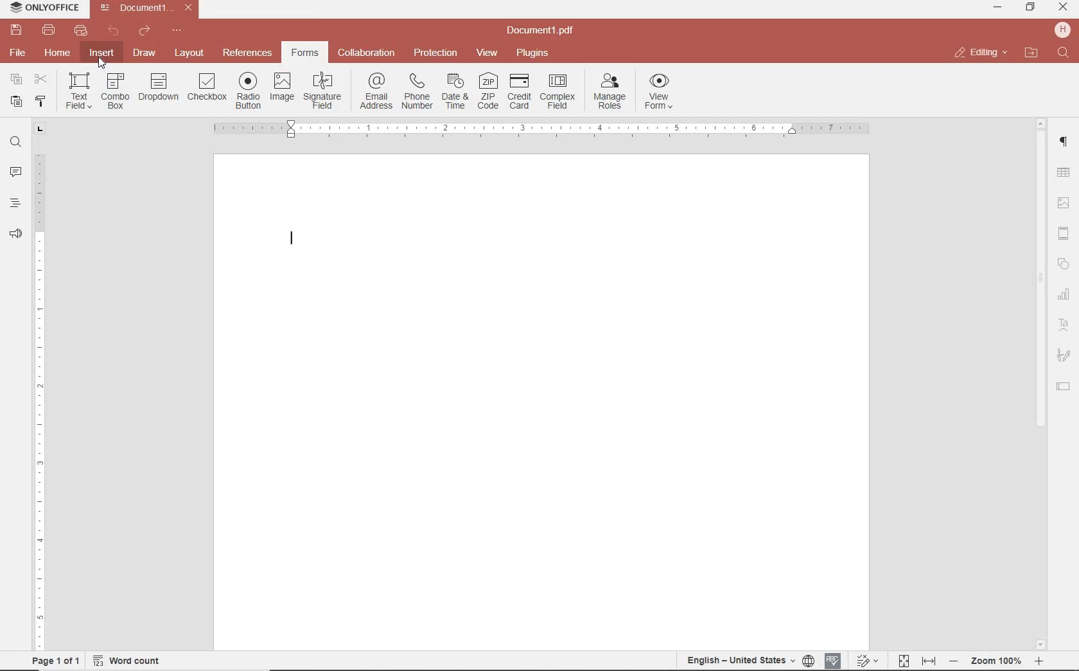 The width and height of the screenshot is (1079, 671). I want to click on customize quick access toolbar, so click(177, 31).